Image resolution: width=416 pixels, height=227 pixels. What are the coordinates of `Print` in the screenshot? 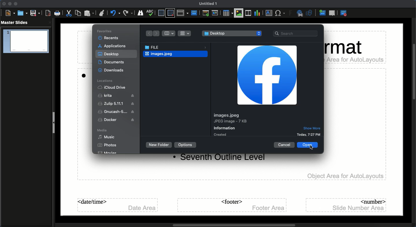 It's located at (57, 13).